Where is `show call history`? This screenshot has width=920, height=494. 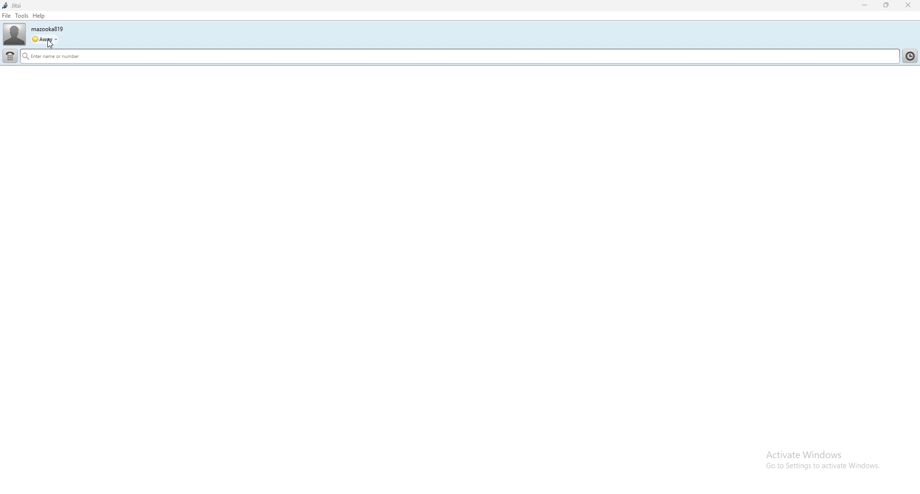 show call history is located at coordinates (909, 56).